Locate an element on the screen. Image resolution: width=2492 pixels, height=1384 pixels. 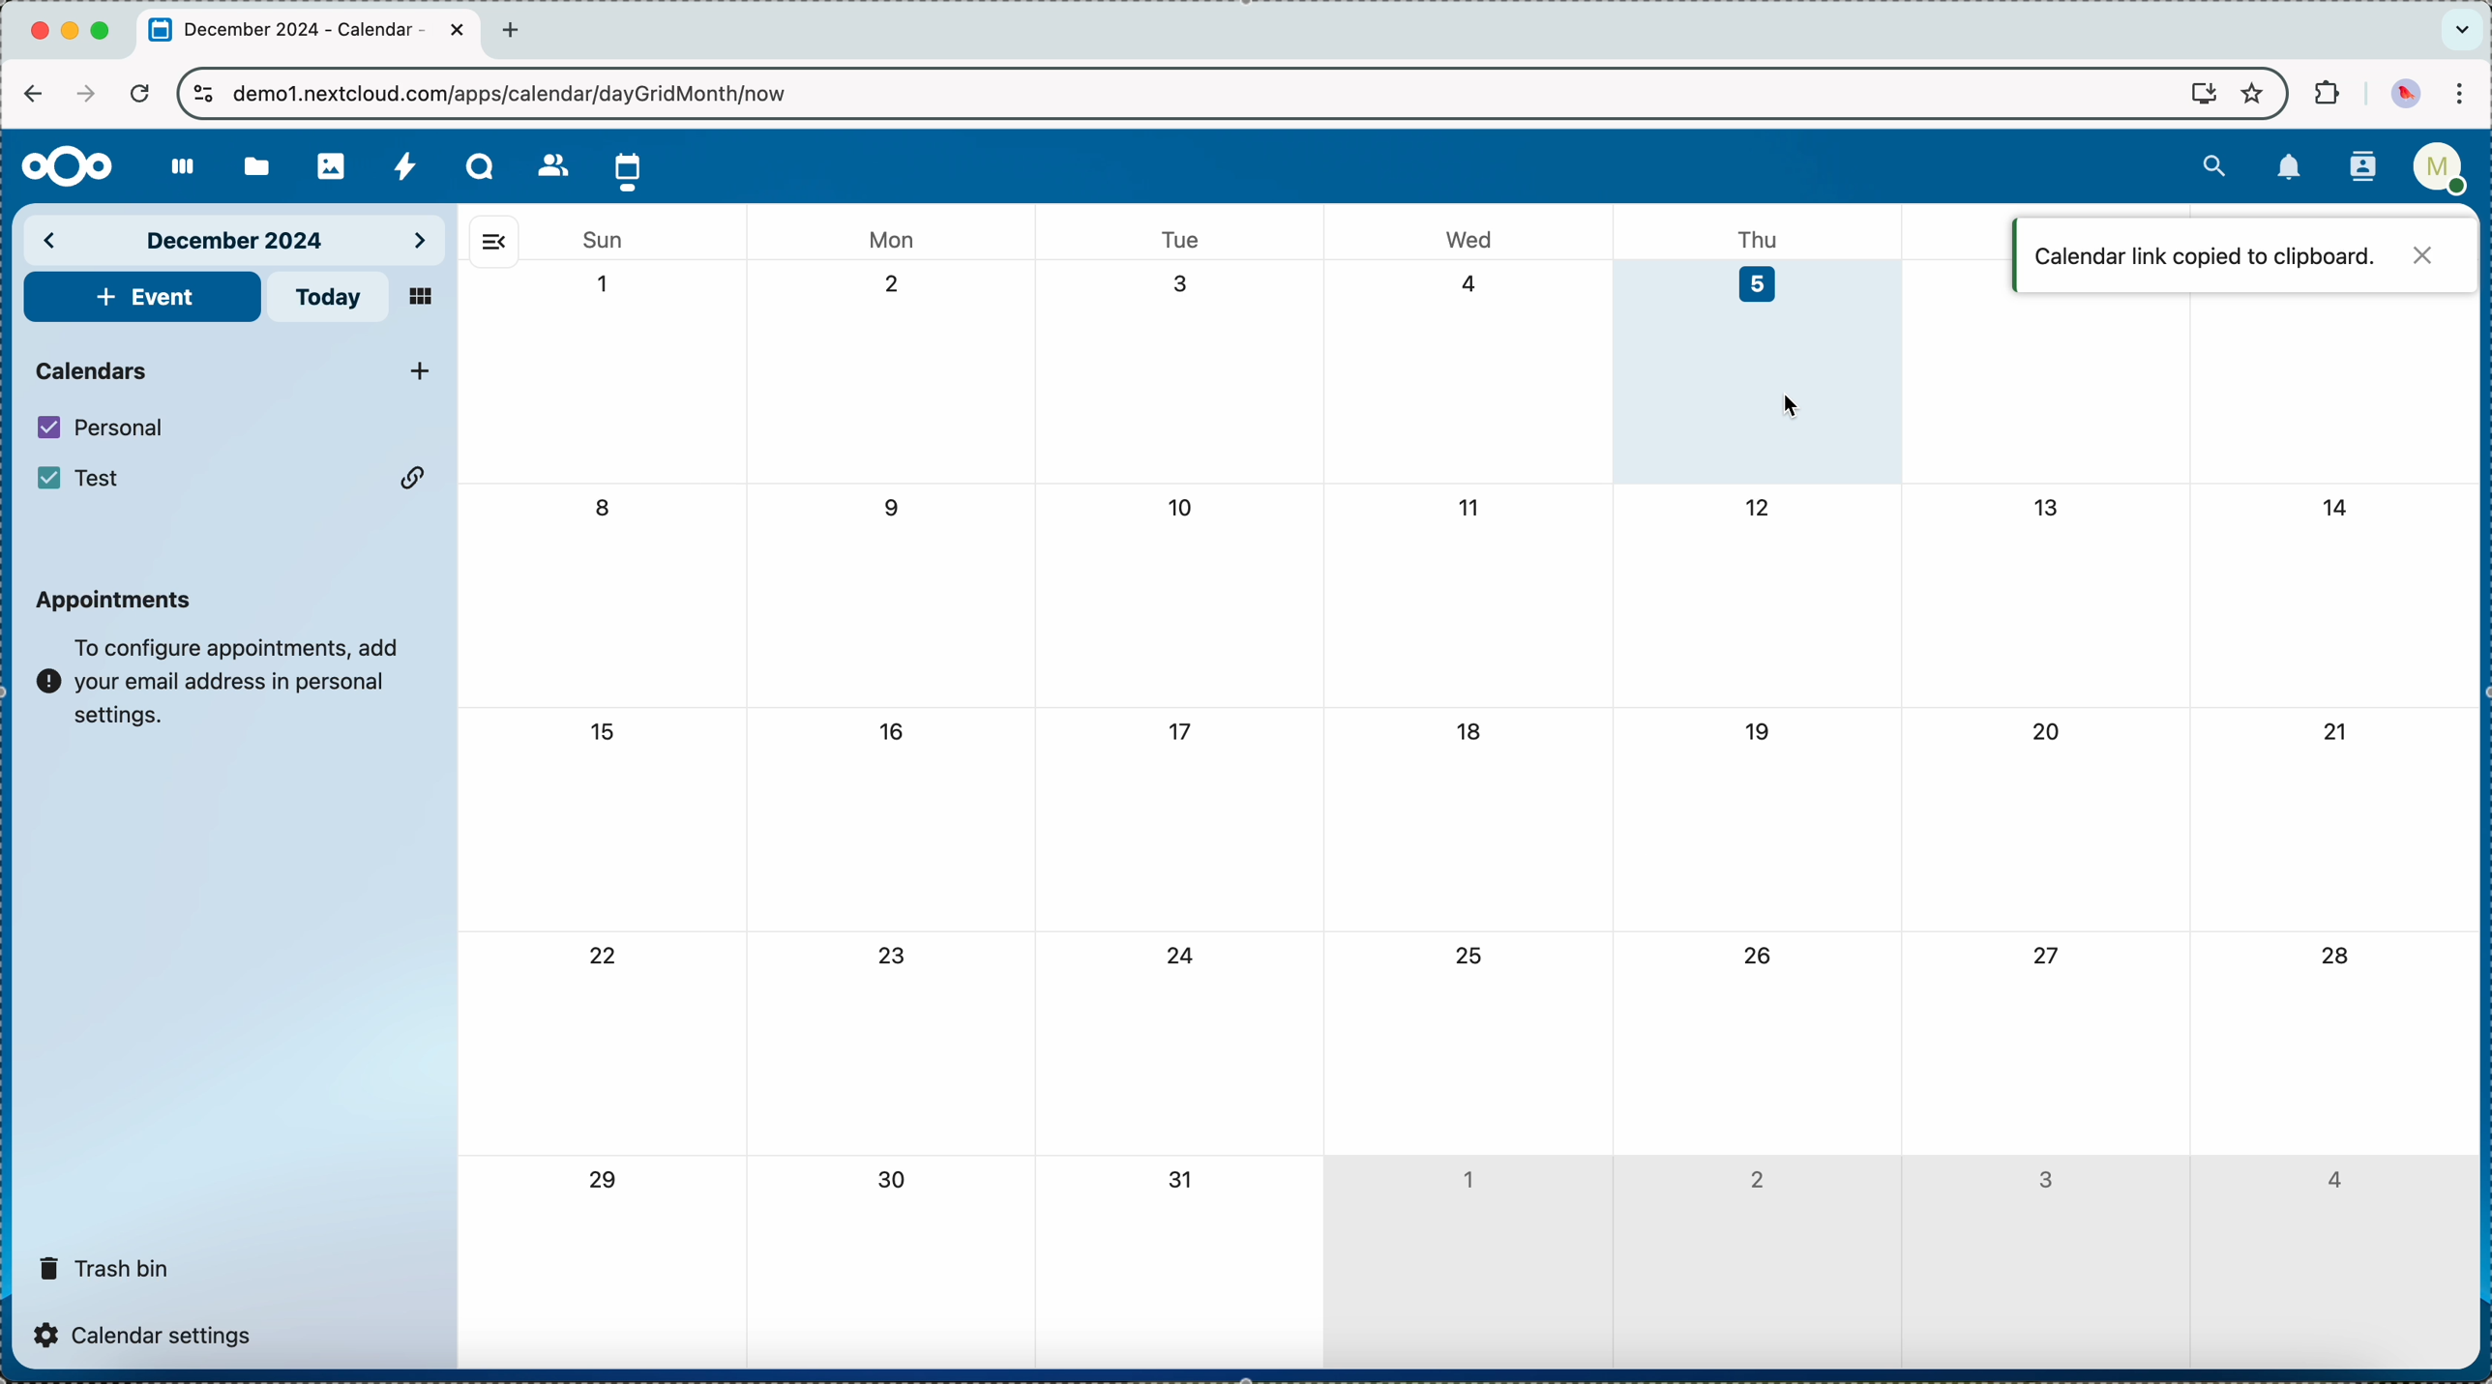
URL is located at coordinates (526, 93).